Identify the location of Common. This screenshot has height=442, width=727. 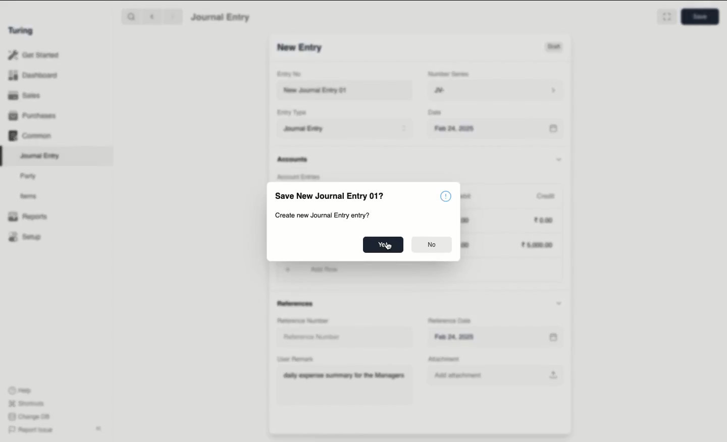
(31, 136).